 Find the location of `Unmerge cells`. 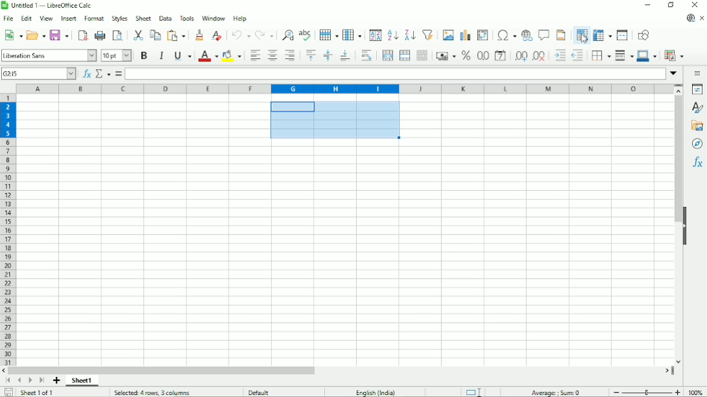

Unmerge cells is located at coordinates (422, 56).